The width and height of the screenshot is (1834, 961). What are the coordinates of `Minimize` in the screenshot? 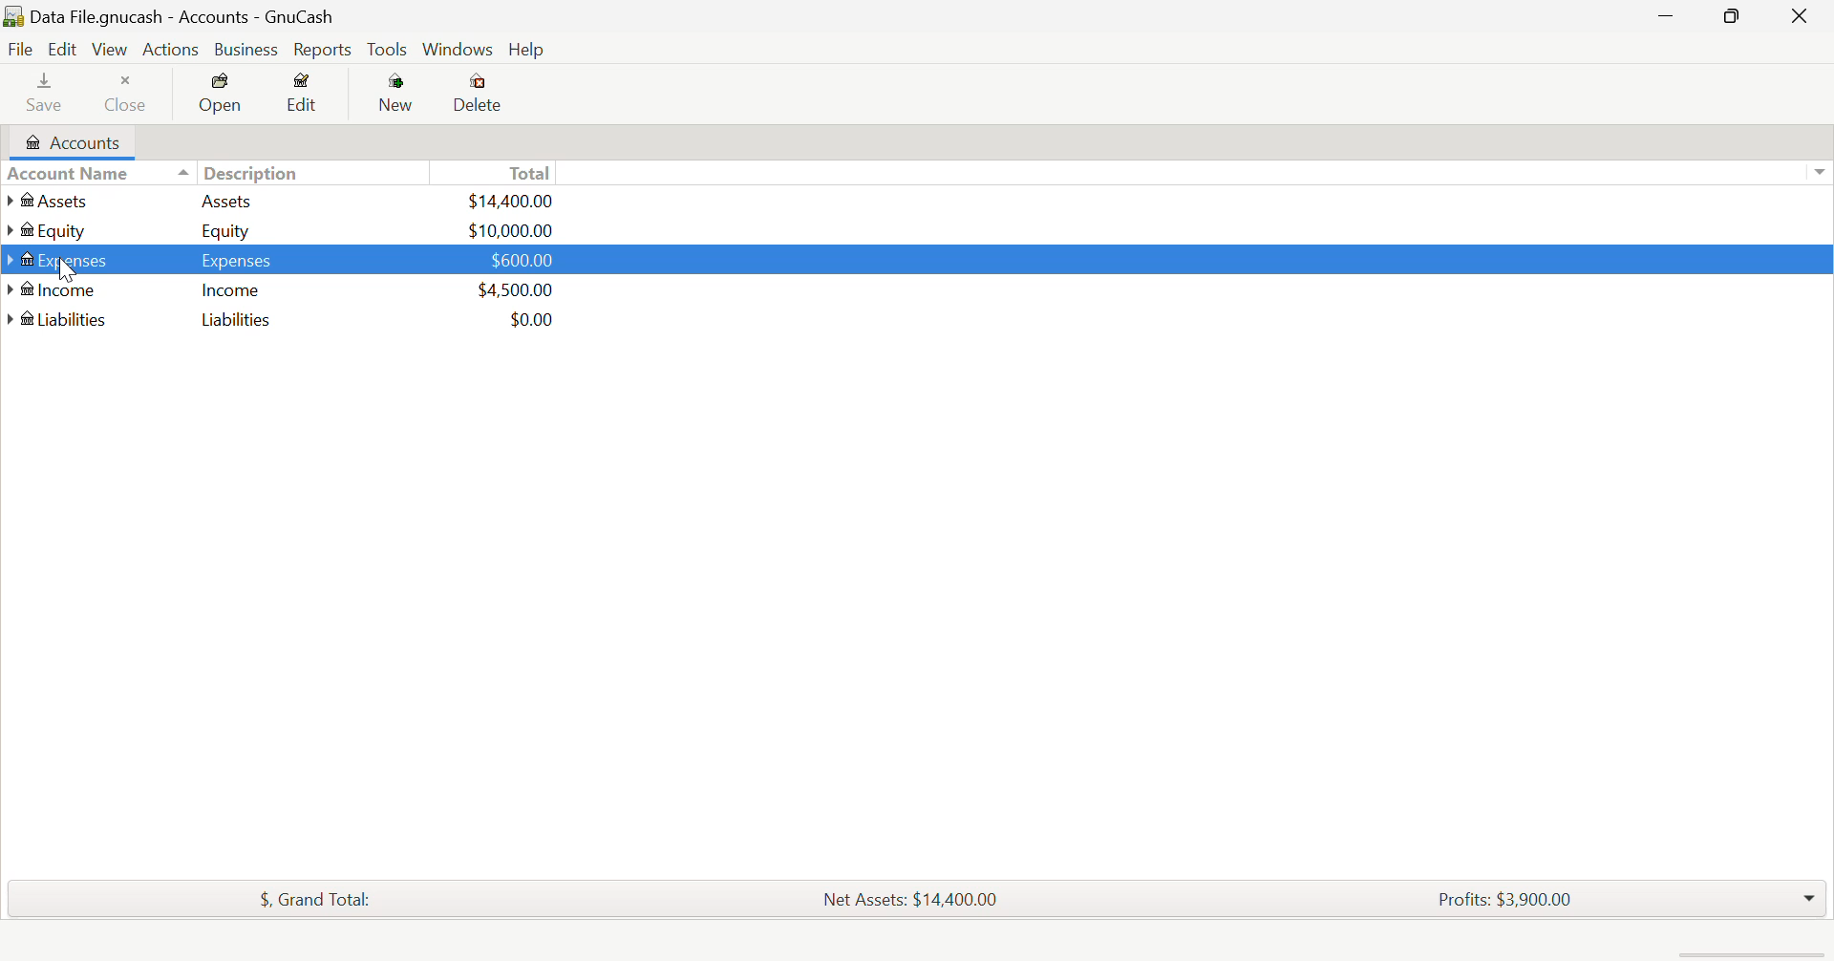 It's located at (1736, 18).